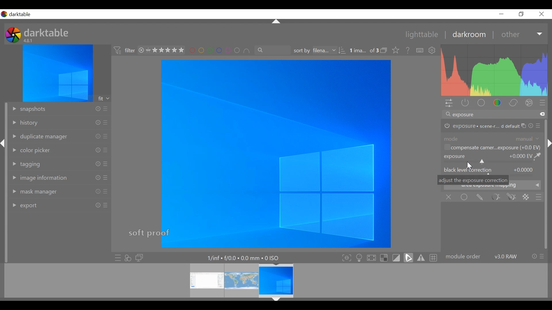 This screenshot has width=552, height=310. What do you see at coordinates (466, 104) in the screenshot?
I see `show only active modules` at bounding box center [466, 104].